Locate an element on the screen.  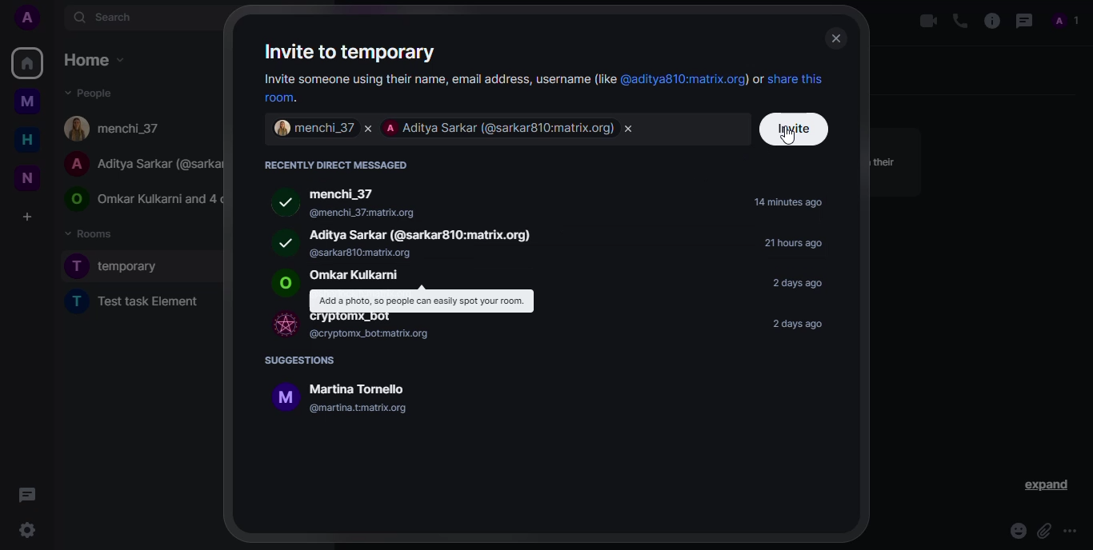
2 days ago is located at coordinates (803, 325).